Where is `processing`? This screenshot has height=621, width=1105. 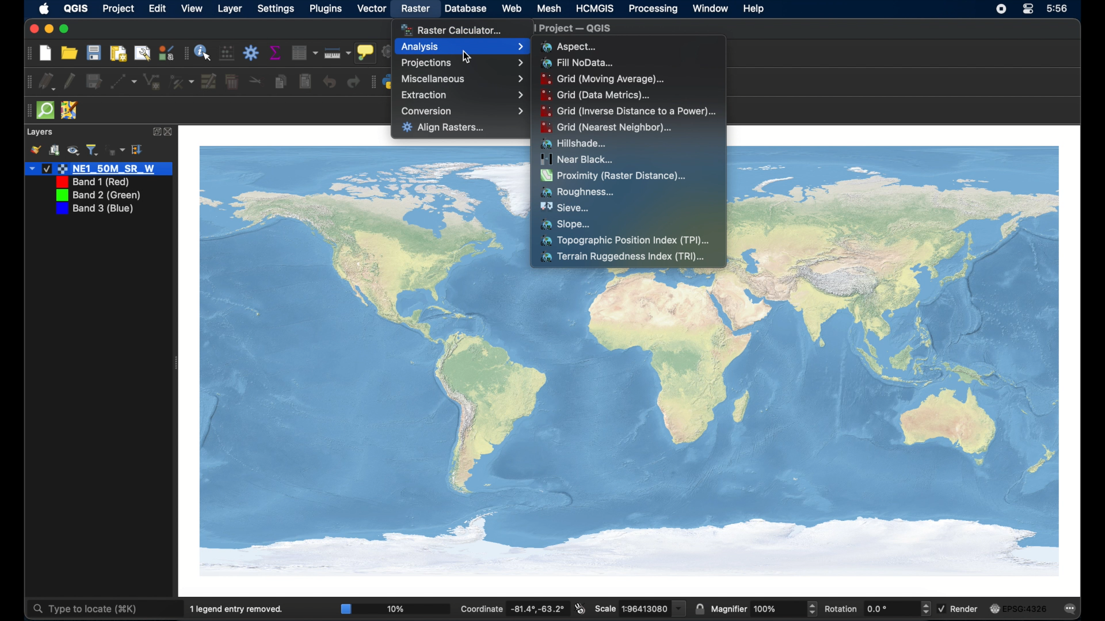
processing is located at coordinates (653, 10).